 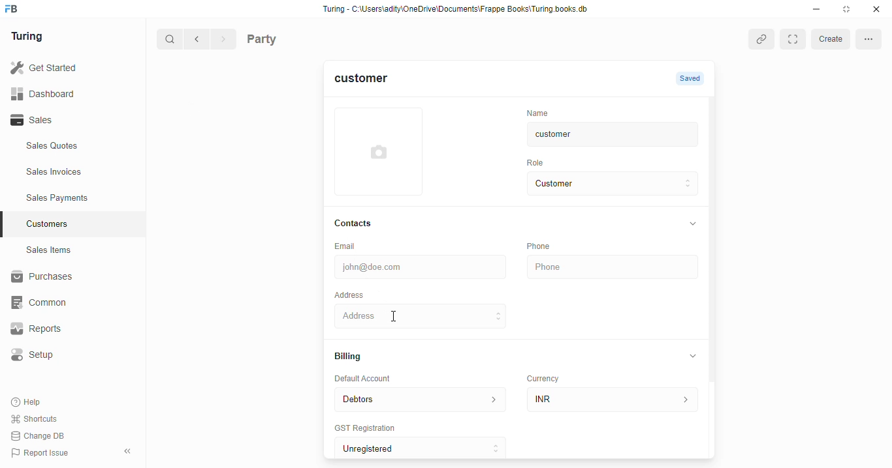 What do you see at coordinates (40, 435) in the screenshot?
I see `Change DB` at bounding box center [40, 435].